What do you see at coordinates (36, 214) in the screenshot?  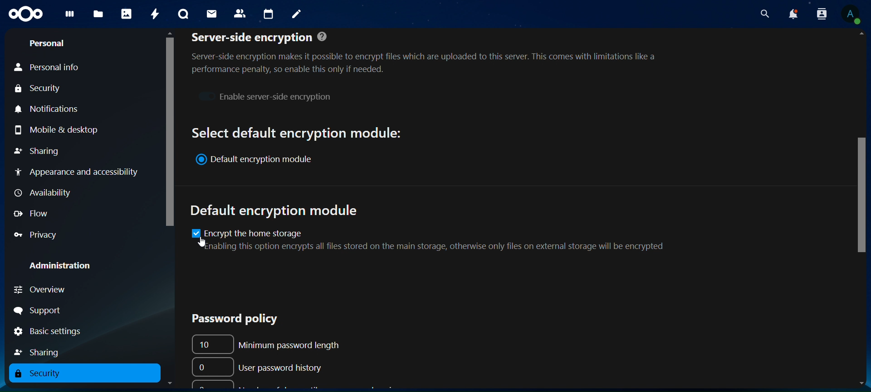 I see `flow` at bounding box center [36, 214].